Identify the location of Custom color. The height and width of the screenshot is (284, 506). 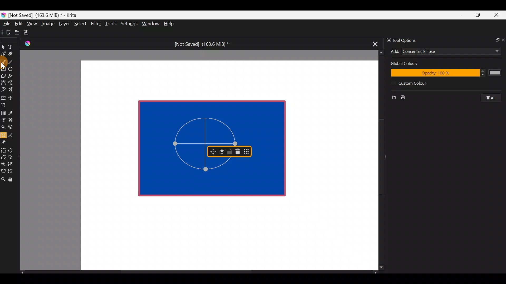
(414, 84).